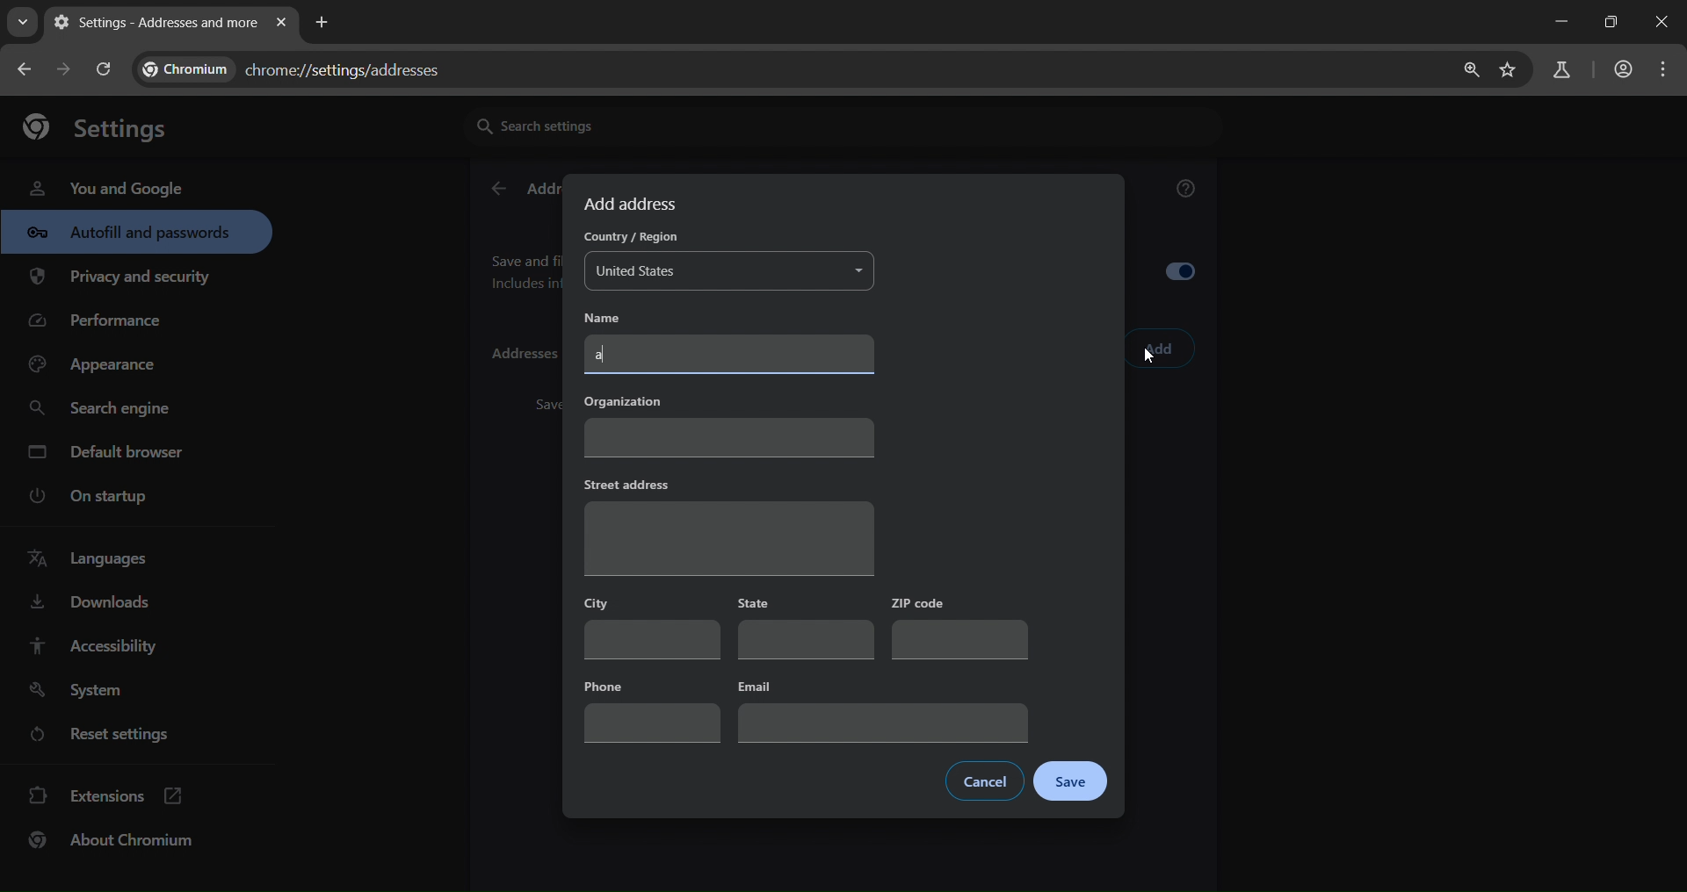 This screenshot has height=892, width=1687. Describe the element at coordinates (807, 629) in the screenshot. I see `state` at that location.